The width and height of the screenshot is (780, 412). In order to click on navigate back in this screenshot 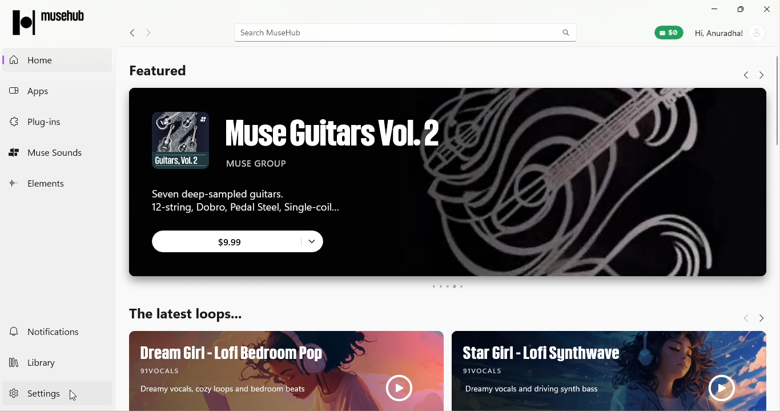, I will do `click(743, 72)`.